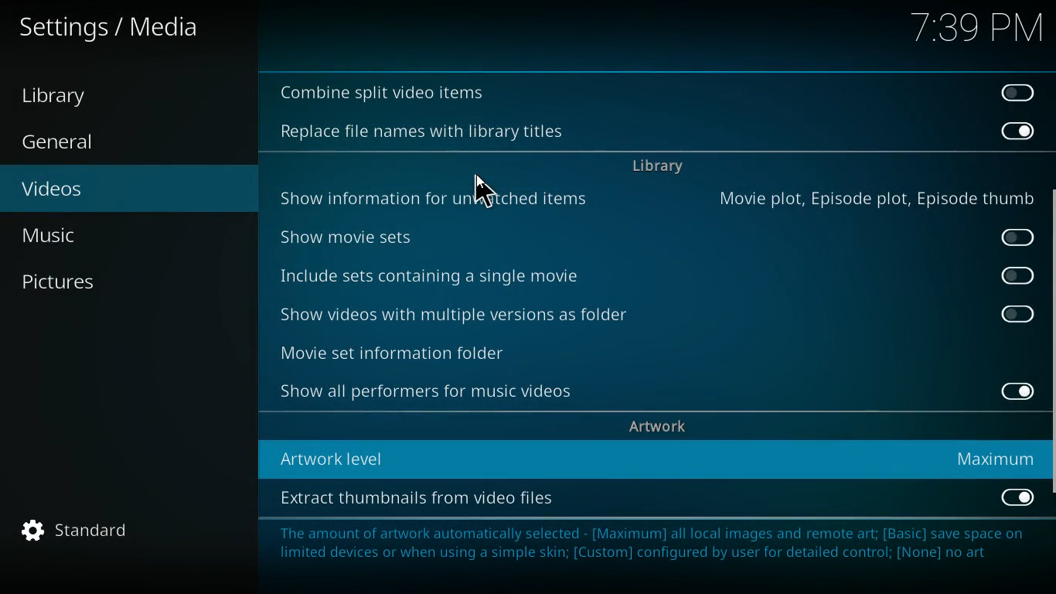 The width and height of the screenshot is (1056, 594). Describe the element at coordinates (874, 198) in the screenshot. I see `movie plot, episode plot, episode thumb` at that location.